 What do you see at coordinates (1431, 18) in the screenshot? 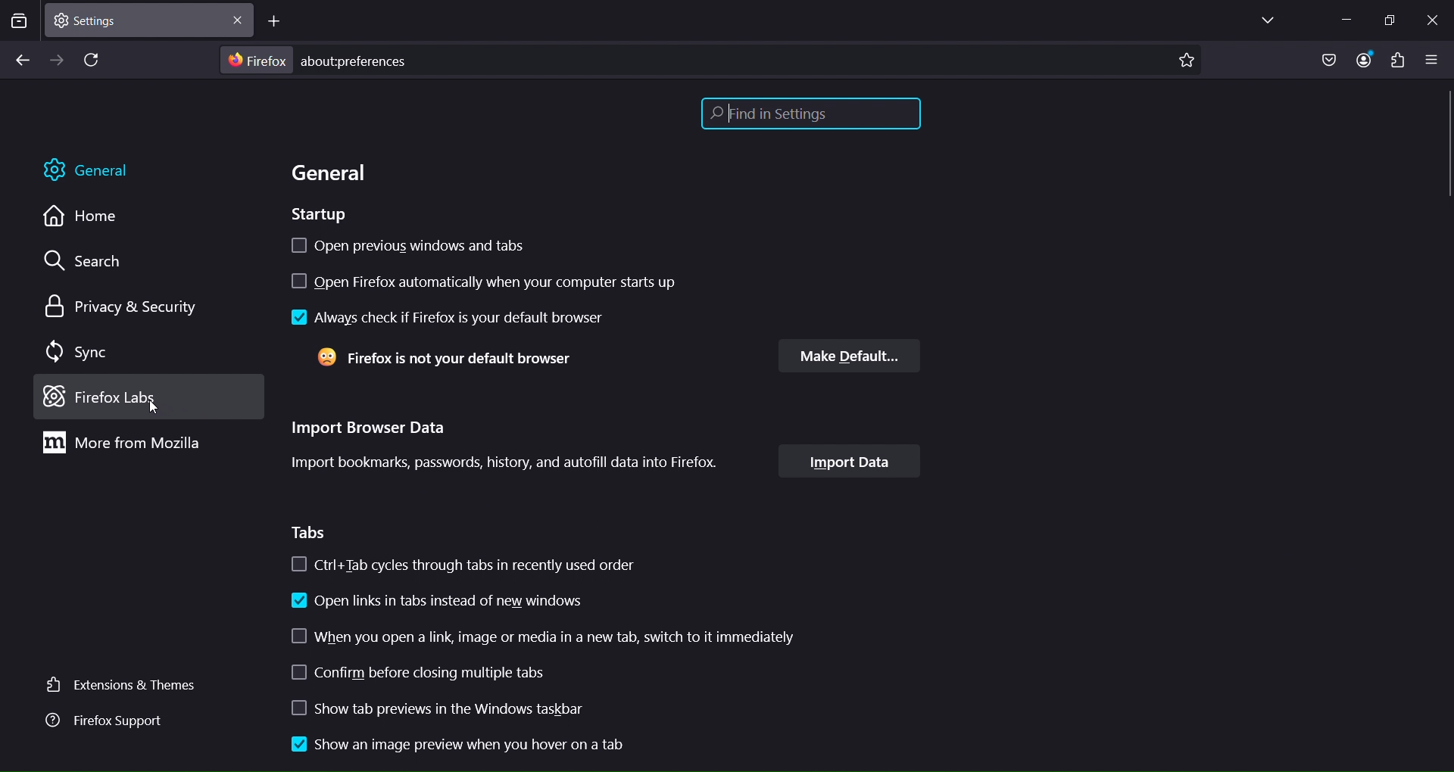
I see `close` at bounding box center [1431, 18].